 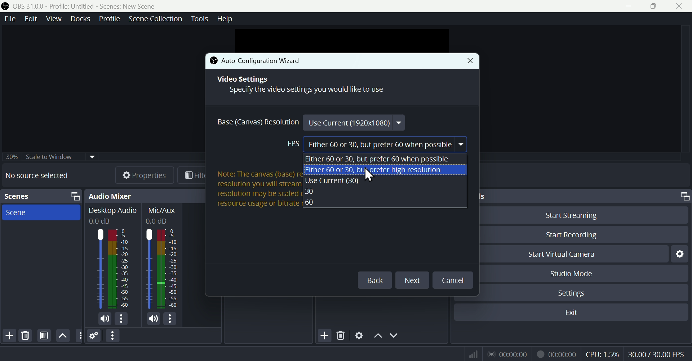 What do you see at coordinates (385, 158) in the screenshot?
I see `Either 60 or 30, but prefer 60 when possible` at bounding box center [385, 158].